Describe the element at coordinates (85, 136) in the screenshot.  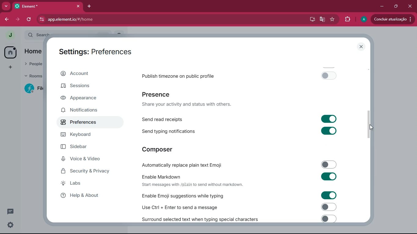
I see `keyboard` at that location.